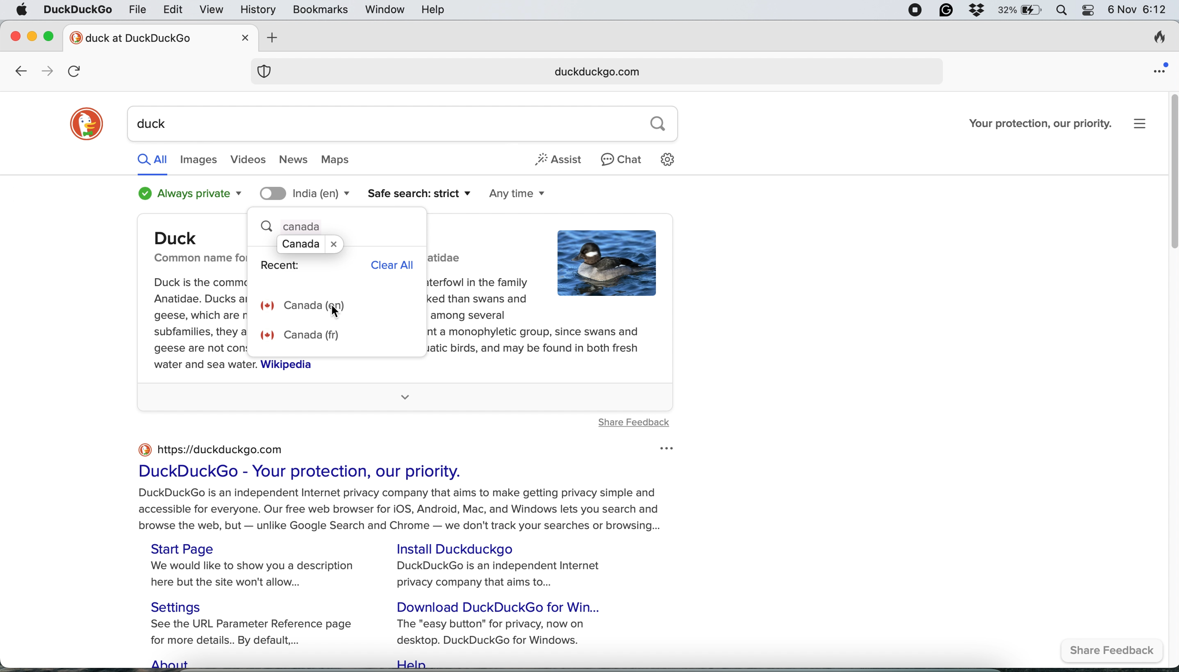  Describe the element at coordinates (658, 124) in the screenshot. I see `search button` at that location.